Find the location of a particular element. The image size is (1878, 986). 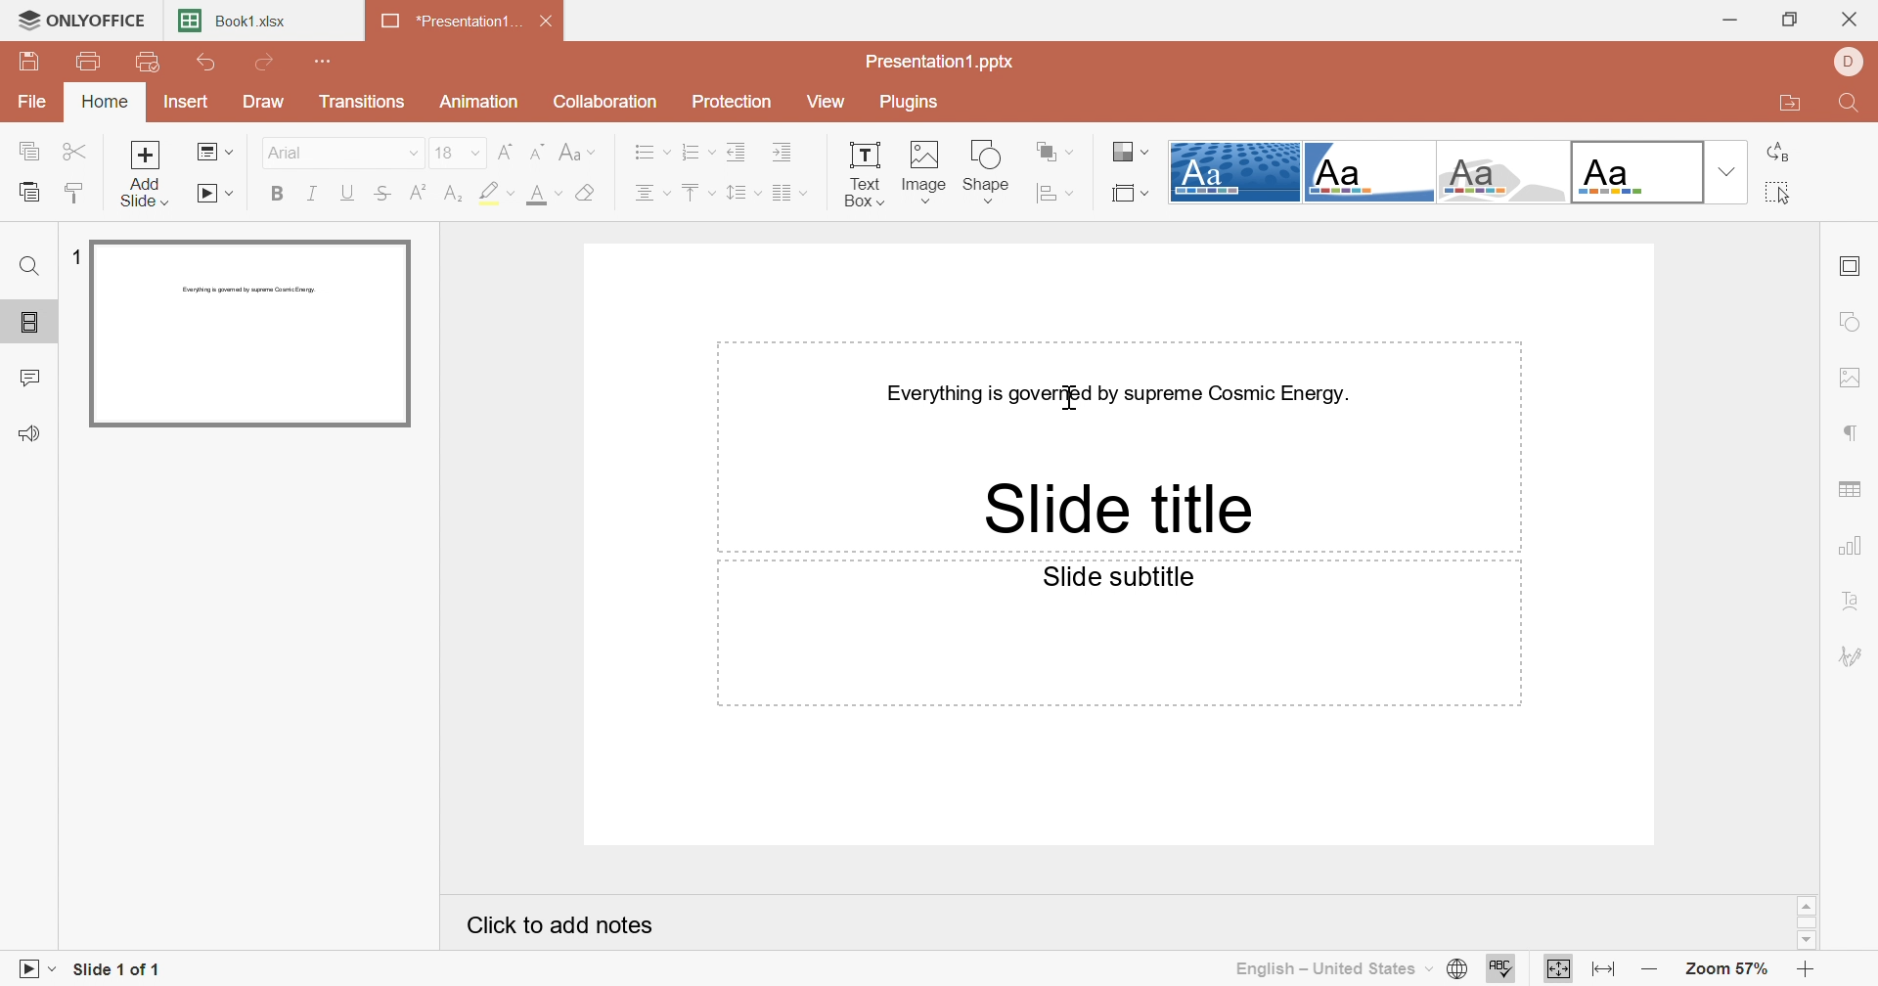

Restore Down is located at coordinates (1789, 20).